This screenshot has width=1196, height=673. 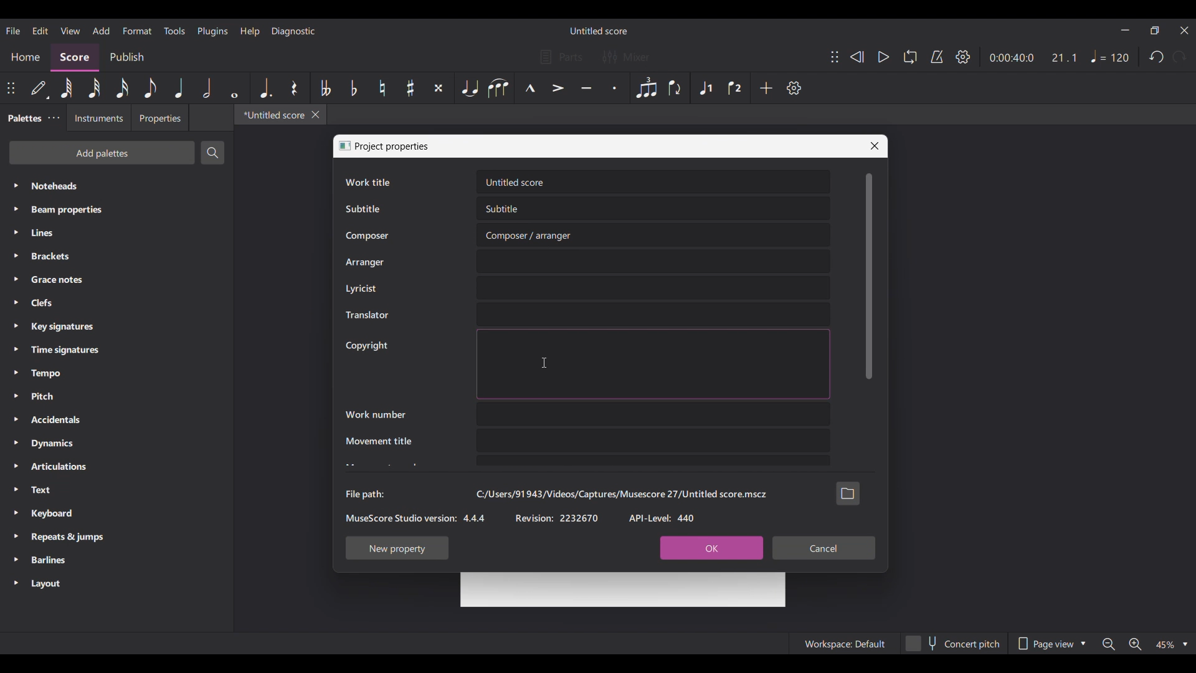 What do you see at coordinates (626, 57) in the screenshot?
I see `Mixer settings` at bounding box center [626, 57].